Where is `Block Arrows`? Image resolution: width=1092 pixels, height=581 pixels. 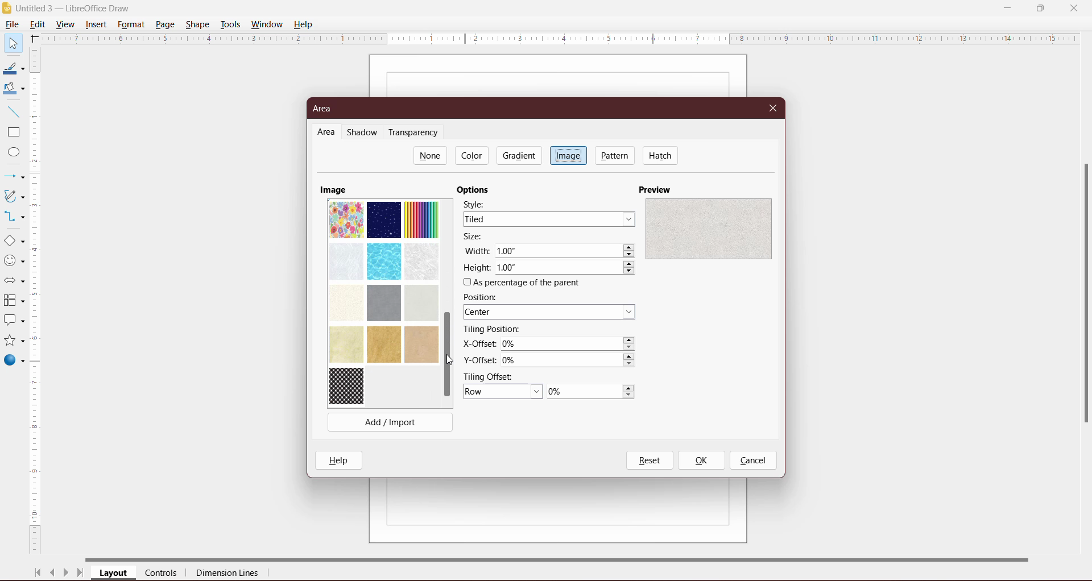 Block Arrows is located at coordinates (13, 282).